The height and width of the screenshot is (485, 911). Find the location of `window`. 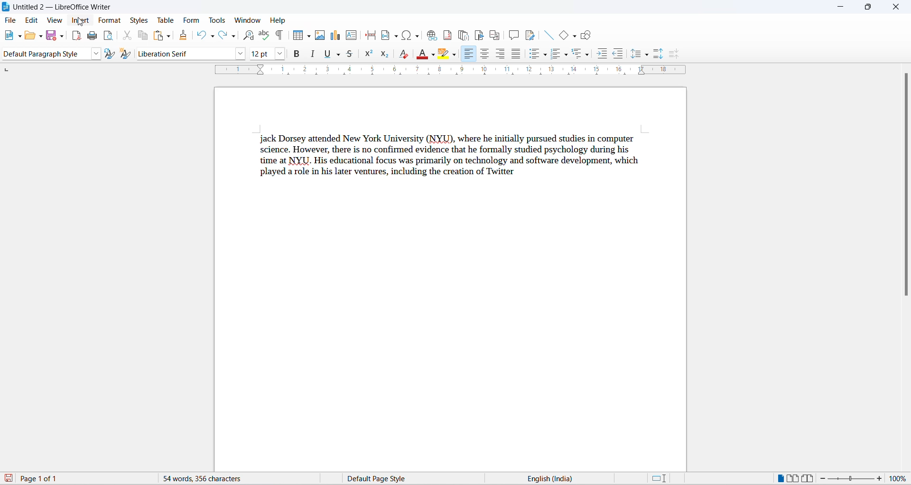

window is located at coordinates (247, 20).